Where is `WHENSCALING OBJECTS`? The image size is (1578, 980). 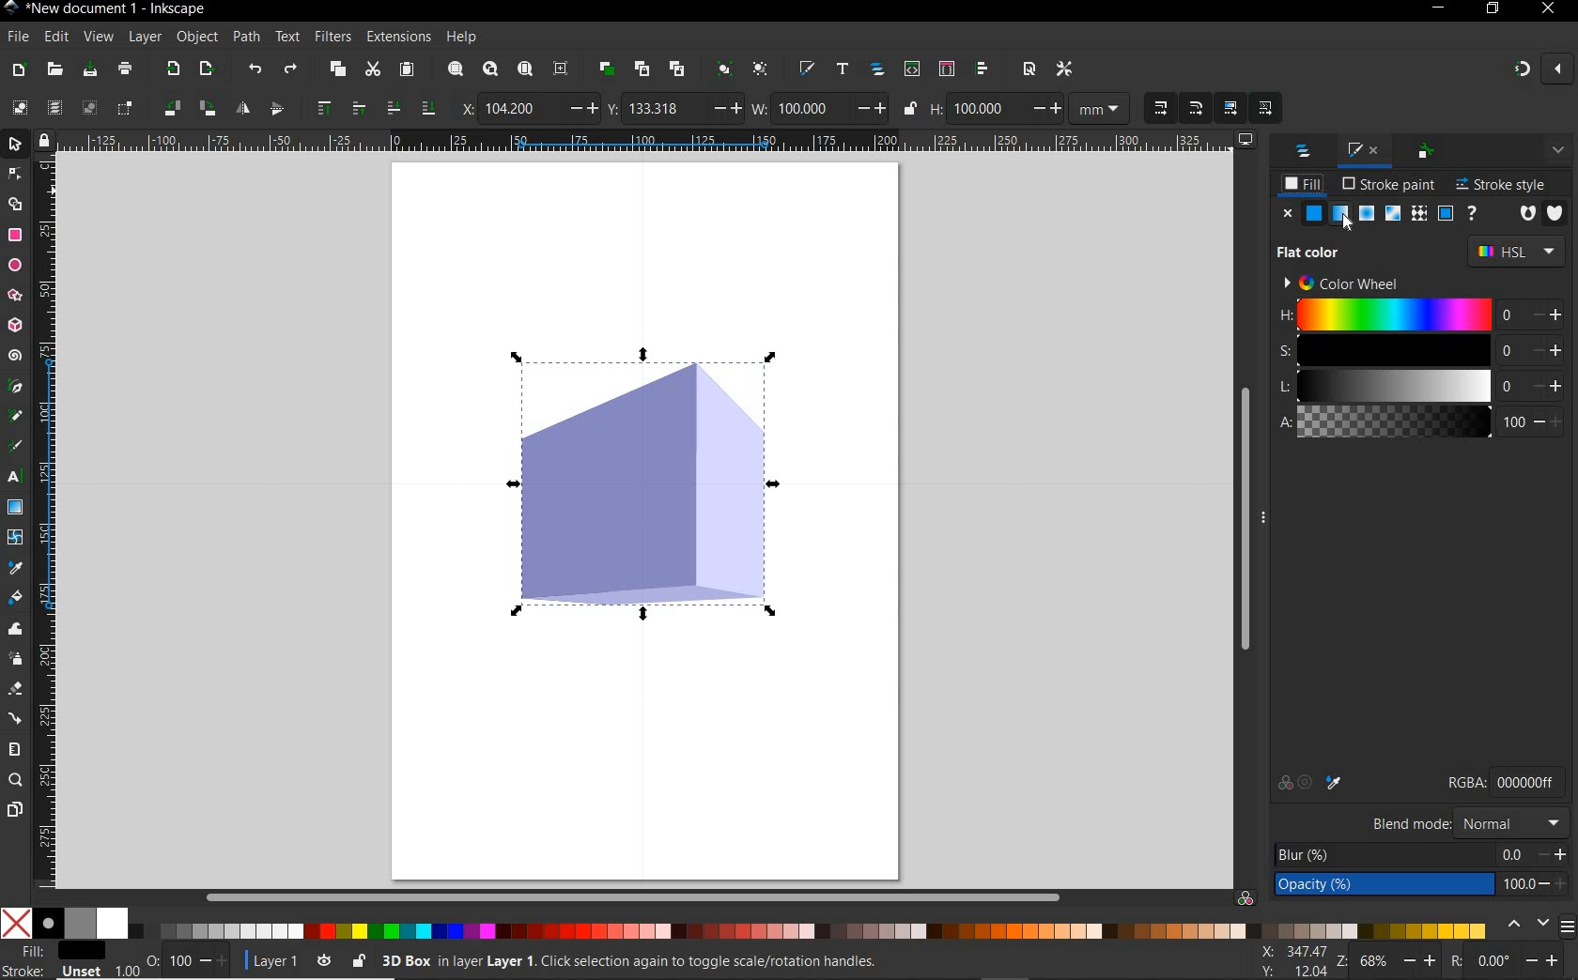
WHENSCALING OBJECTS is located at coordinates (1162, 109).